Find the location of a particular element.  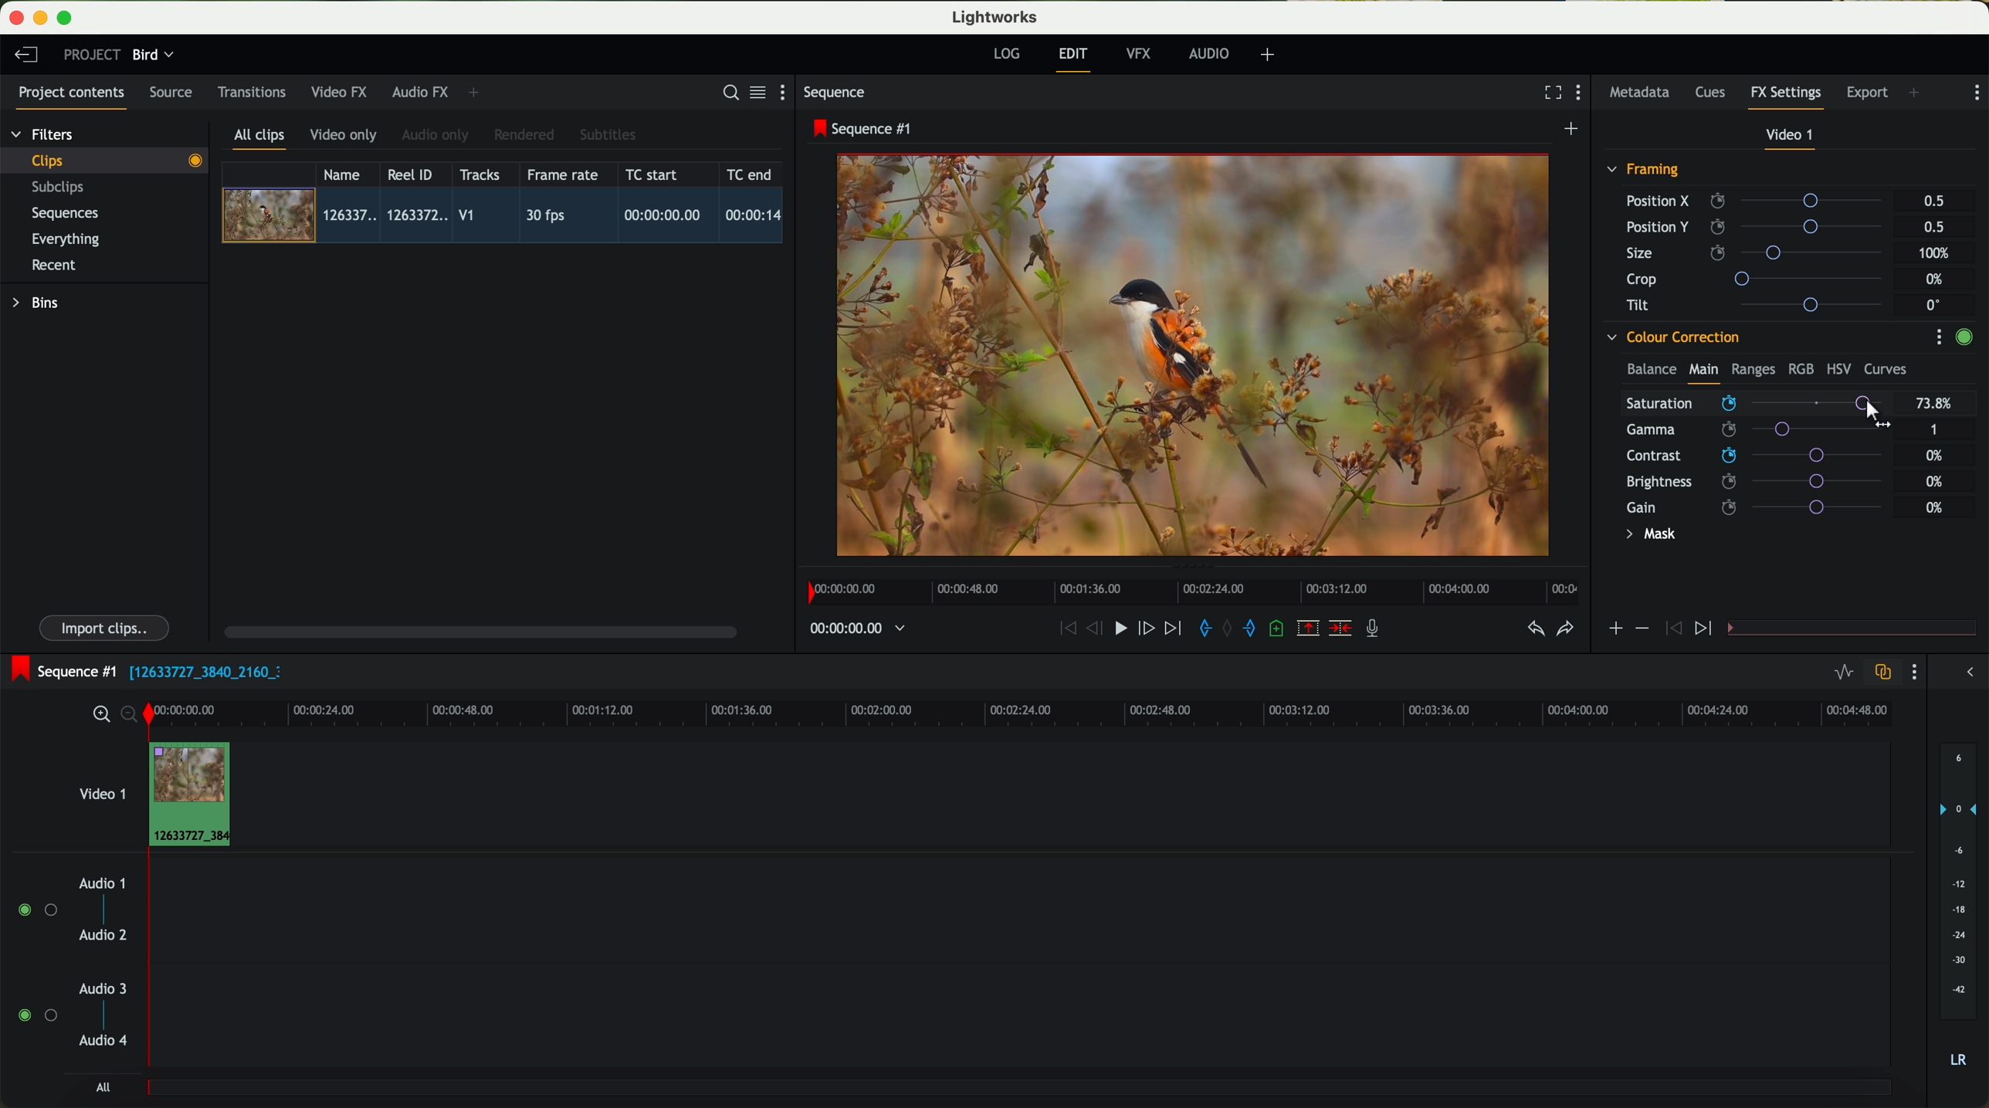

log is located at coordinates (1006, 54).